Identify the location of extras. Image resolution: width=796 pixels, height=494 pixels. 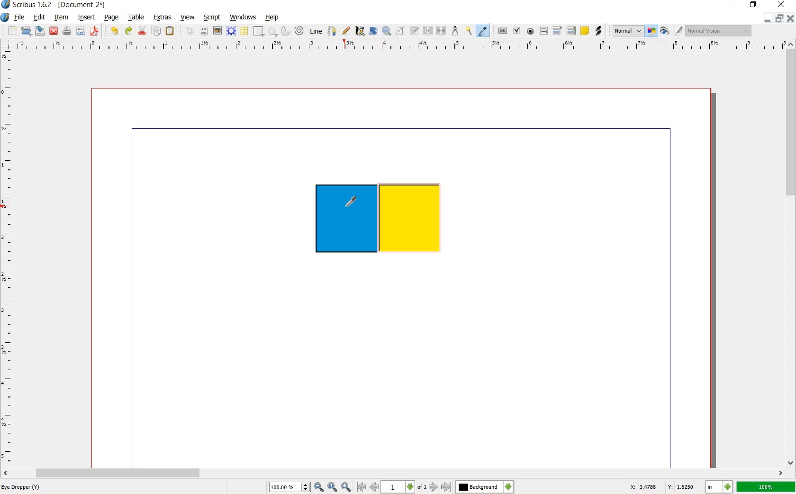
(163, 18).